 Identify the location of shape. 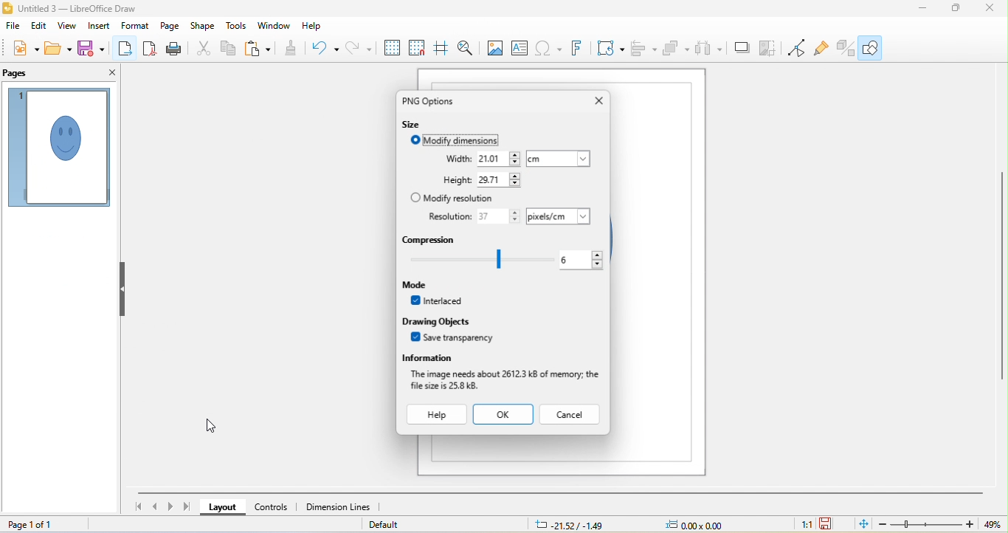
(201, 27).